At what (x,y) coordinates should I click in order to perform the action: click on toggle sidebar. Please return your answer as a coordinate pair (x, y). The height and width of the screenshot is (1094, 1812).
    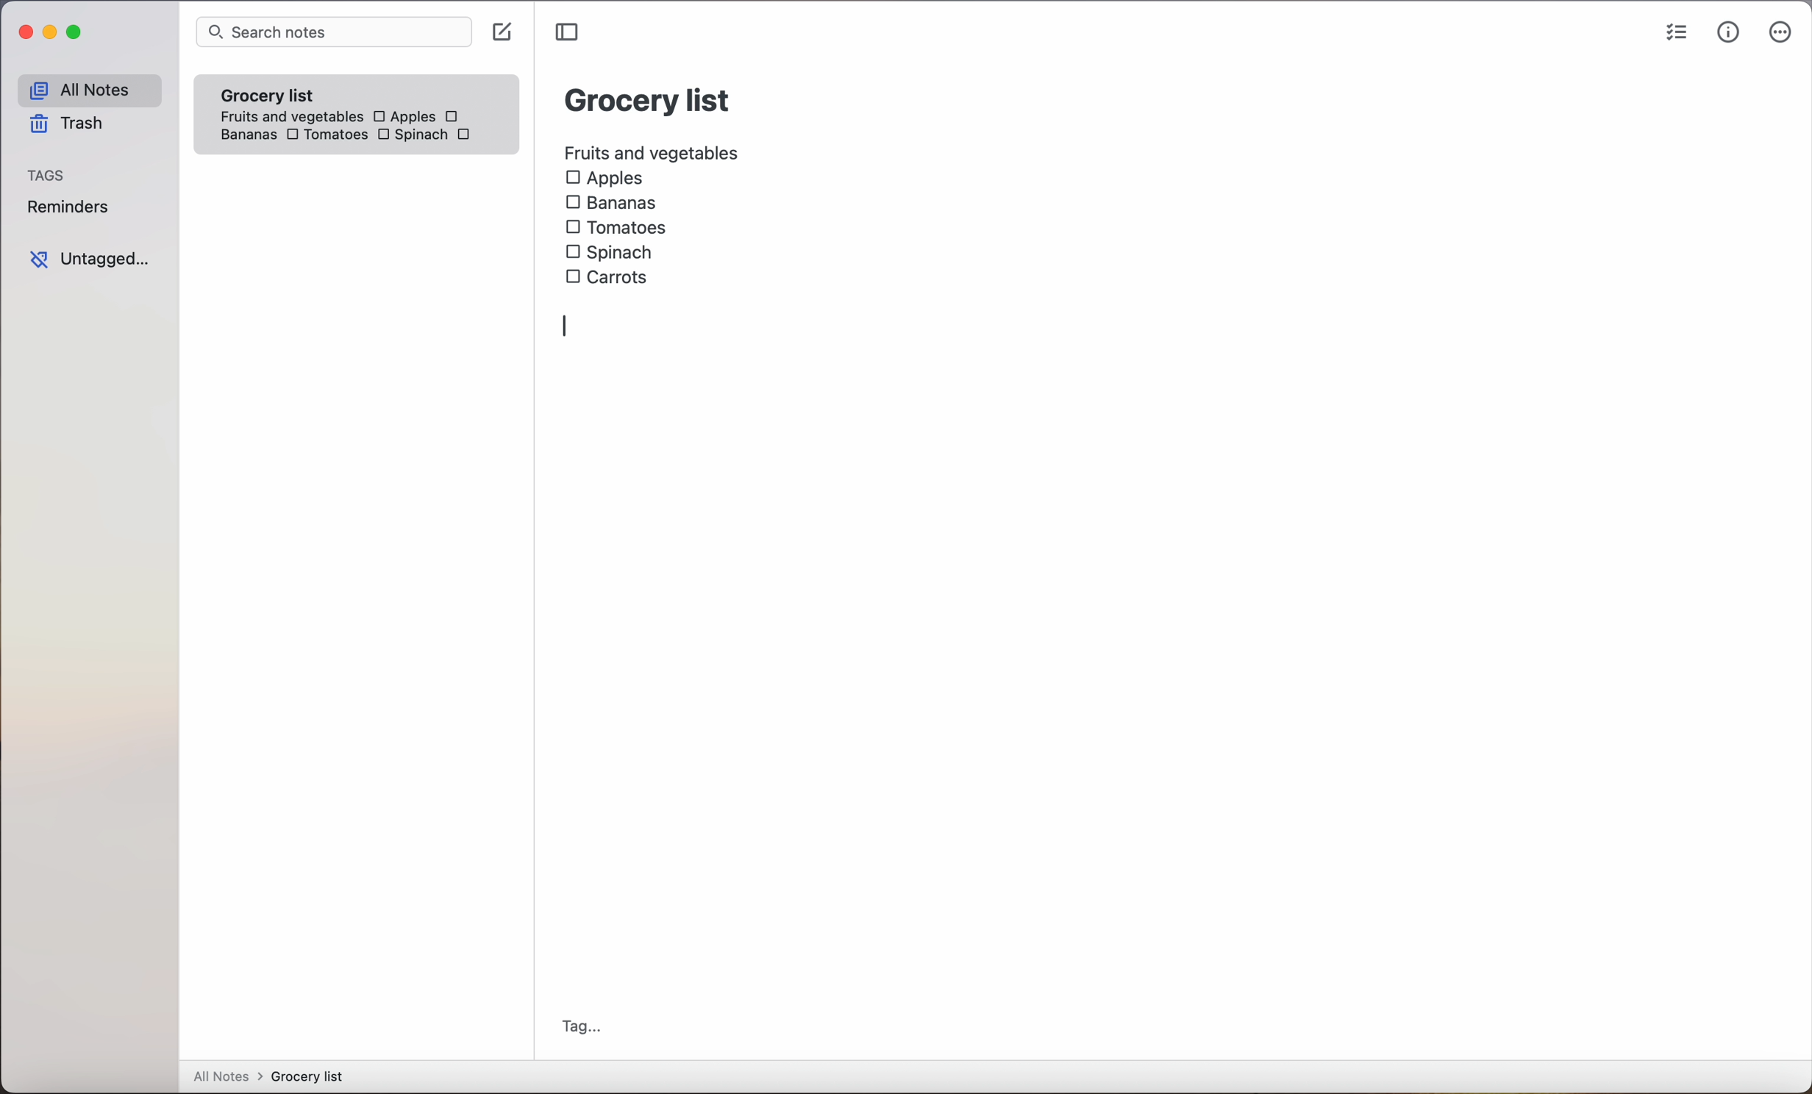
    Looking at the image, I should click on (569, 32).